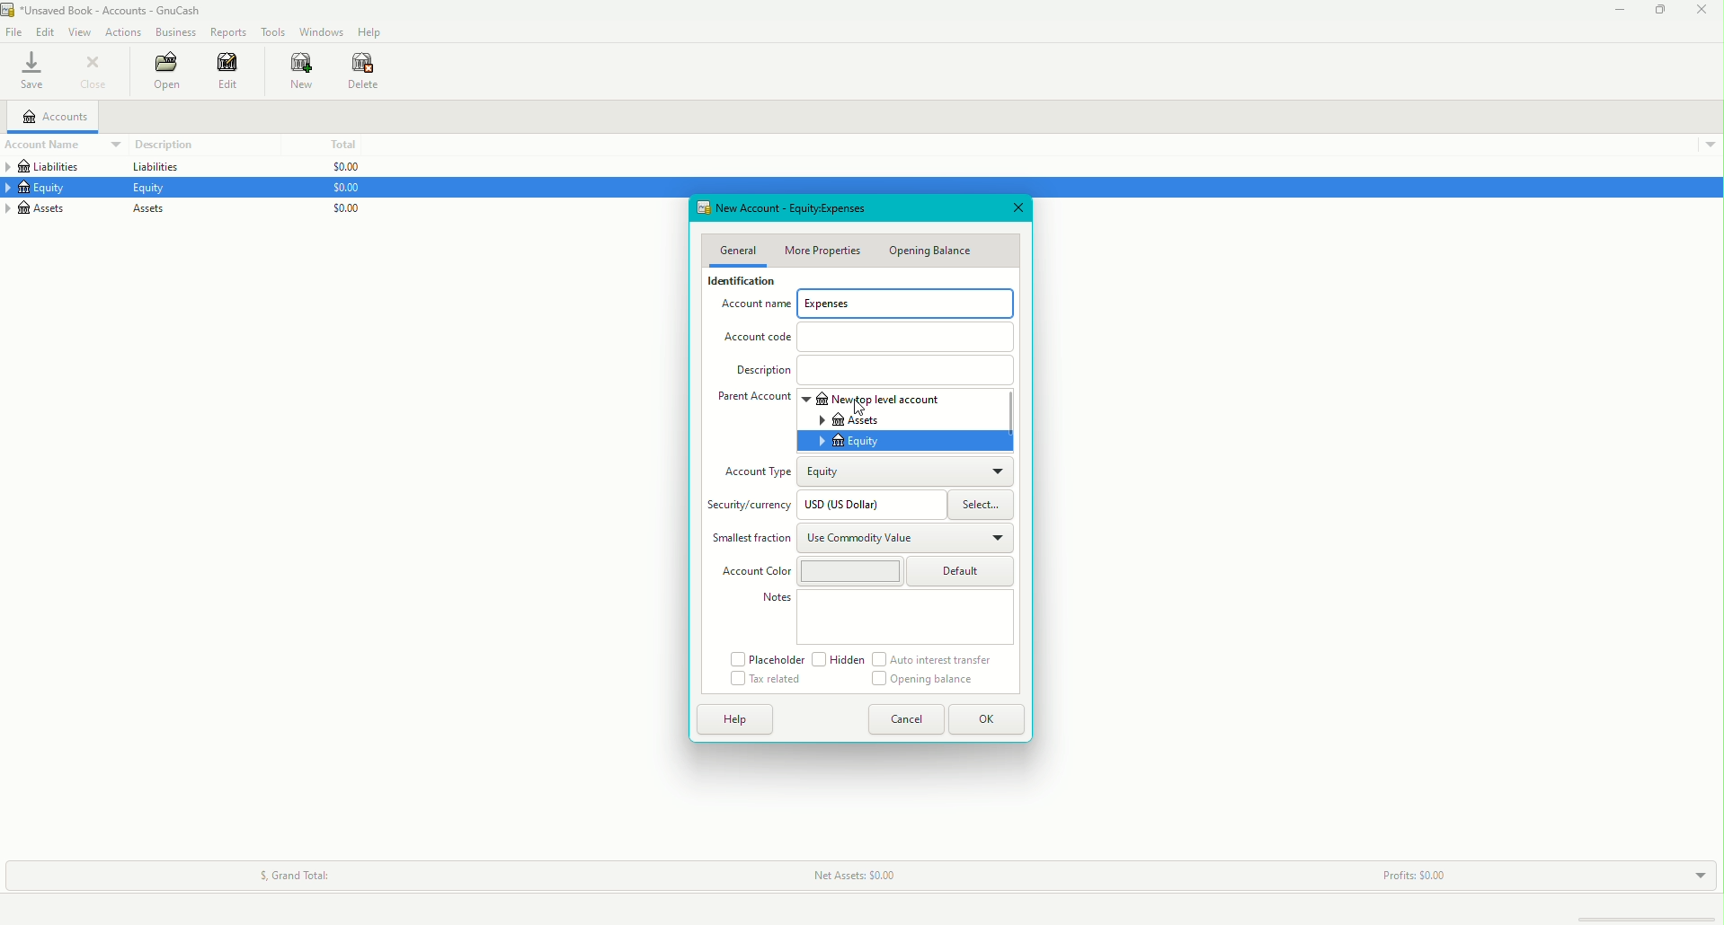  I want to click on Grand Total, so click(293, 872).